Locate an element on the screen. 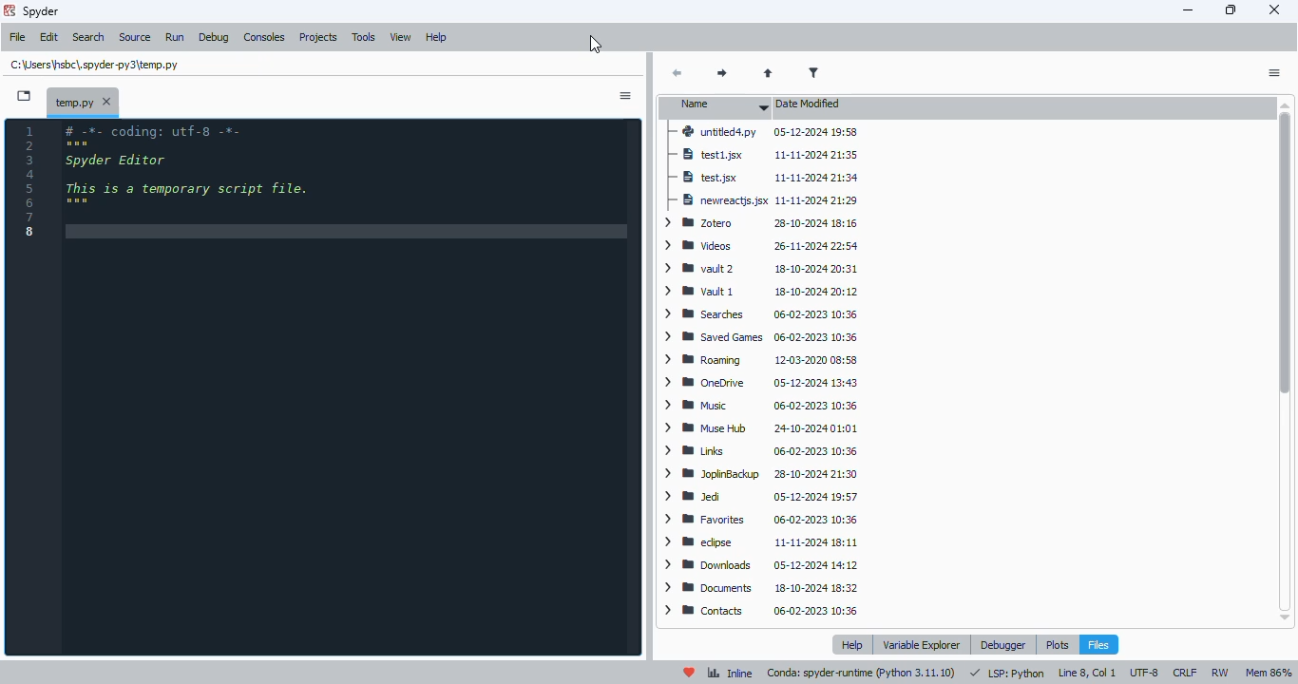 The width and height of the screenshot is (1298, 684). temporary file is located at coordinates (93, 65).